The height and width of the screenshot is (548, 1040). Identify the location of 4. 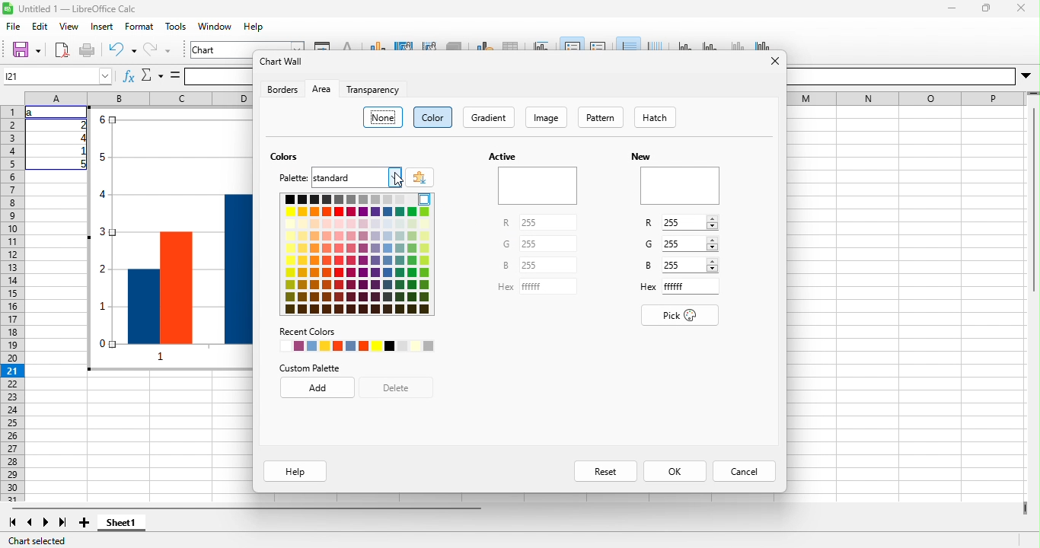
(81, 138).